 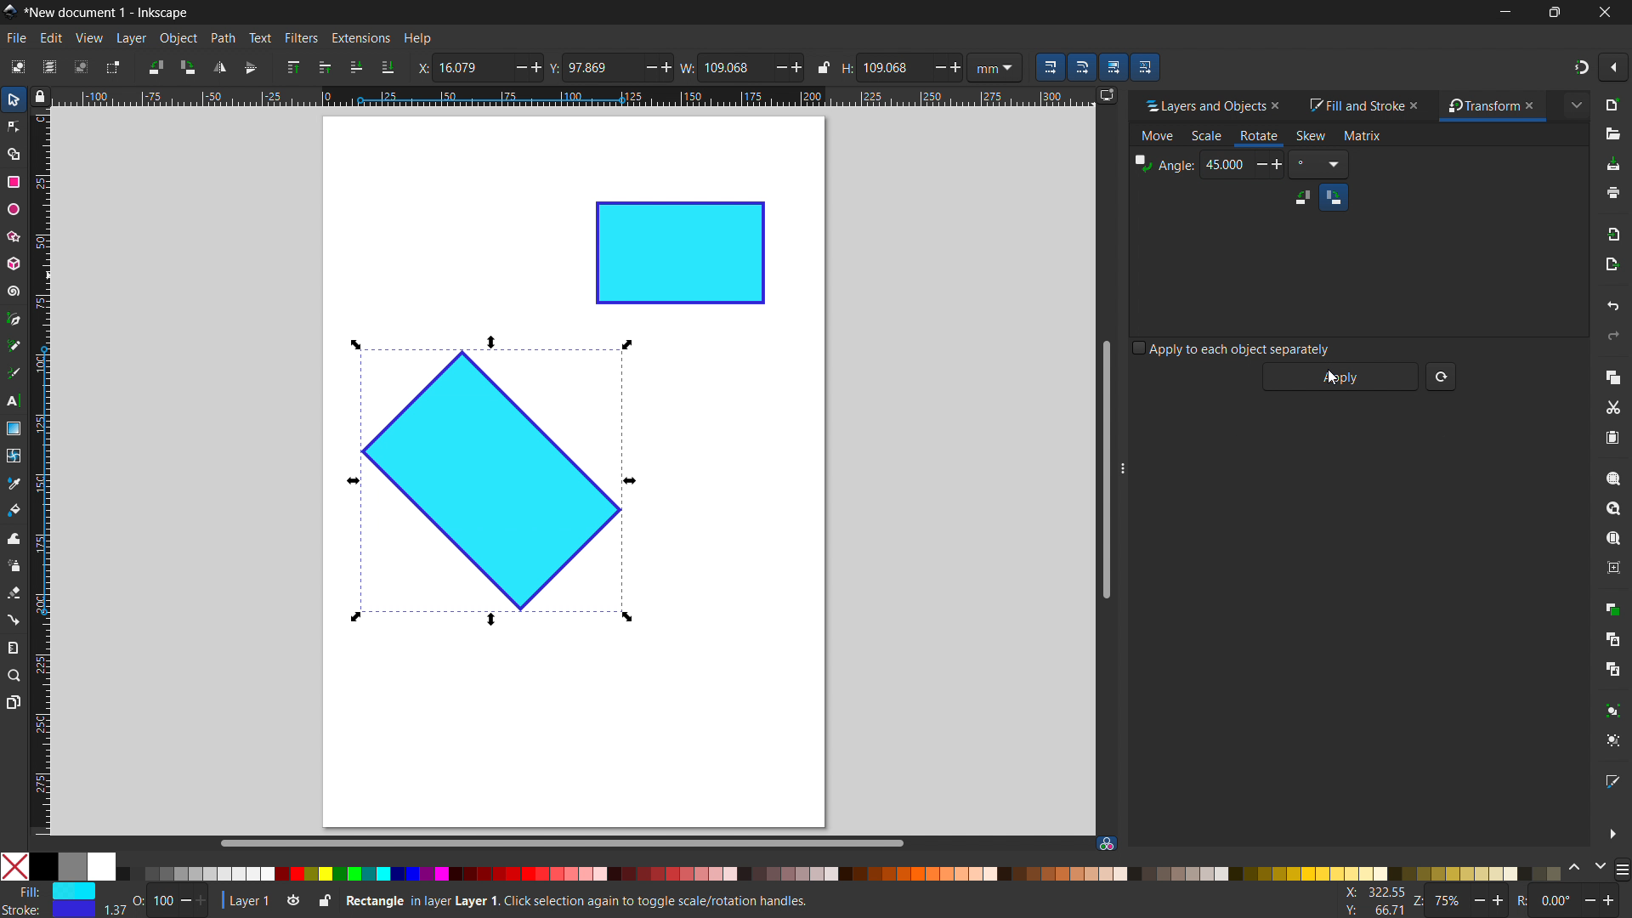 I want to click on text, so click(x=259, y=37).